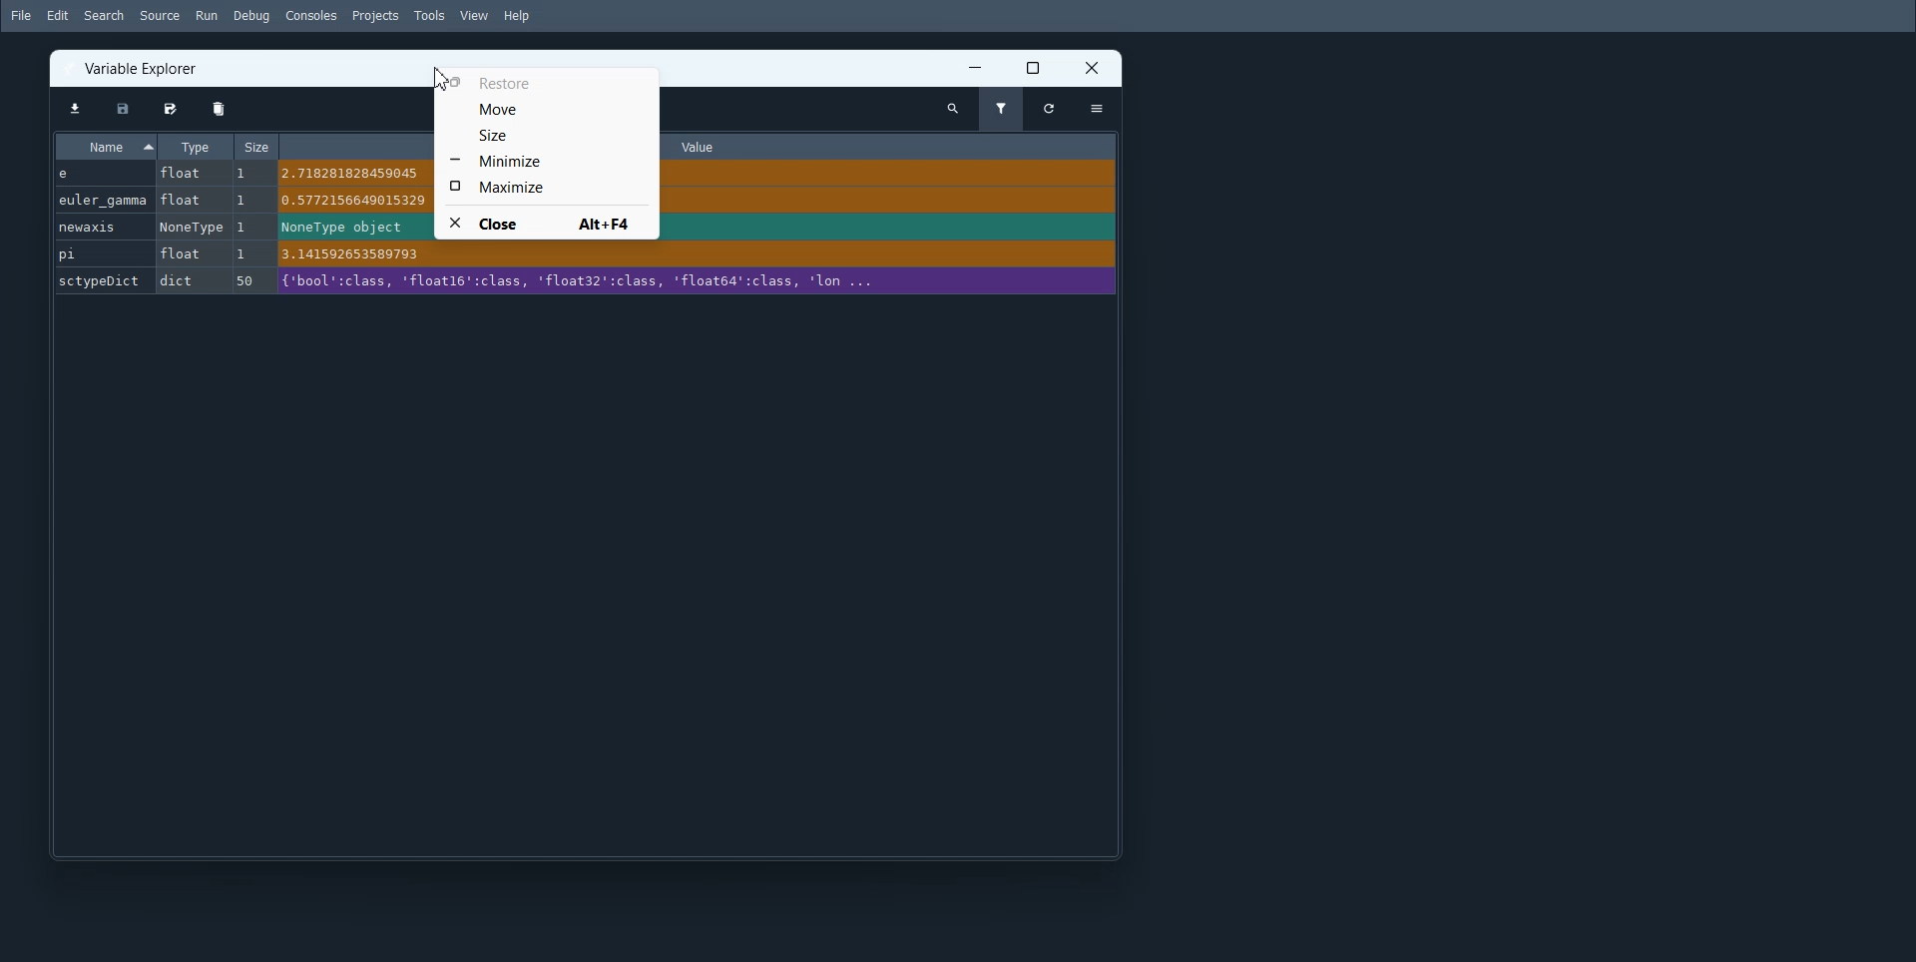 This screenshot has height=962, width=1916. What do you see at coordinates (195, 147) in the screenshot?
I see `Type` at bounding box center [195, 147].